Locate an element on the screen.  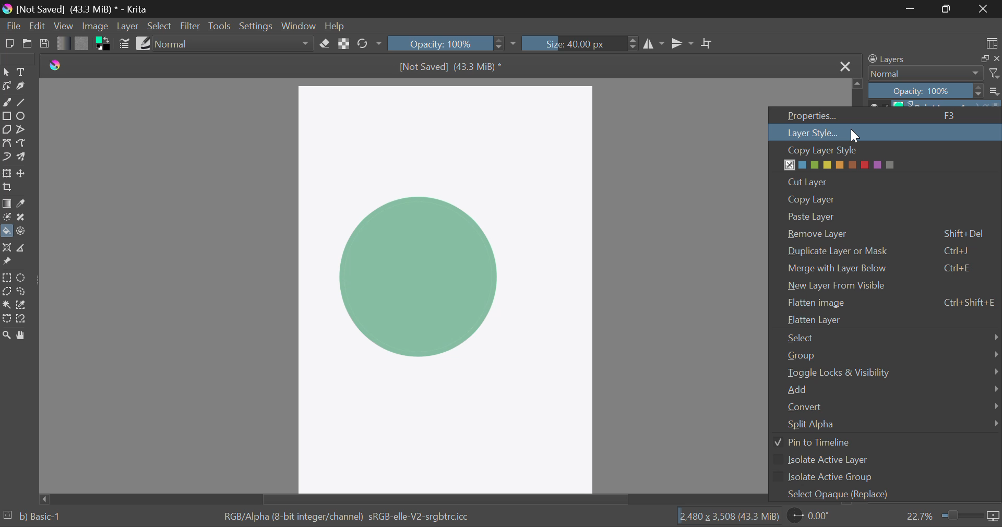
Text is located at coordinates (21, 72).